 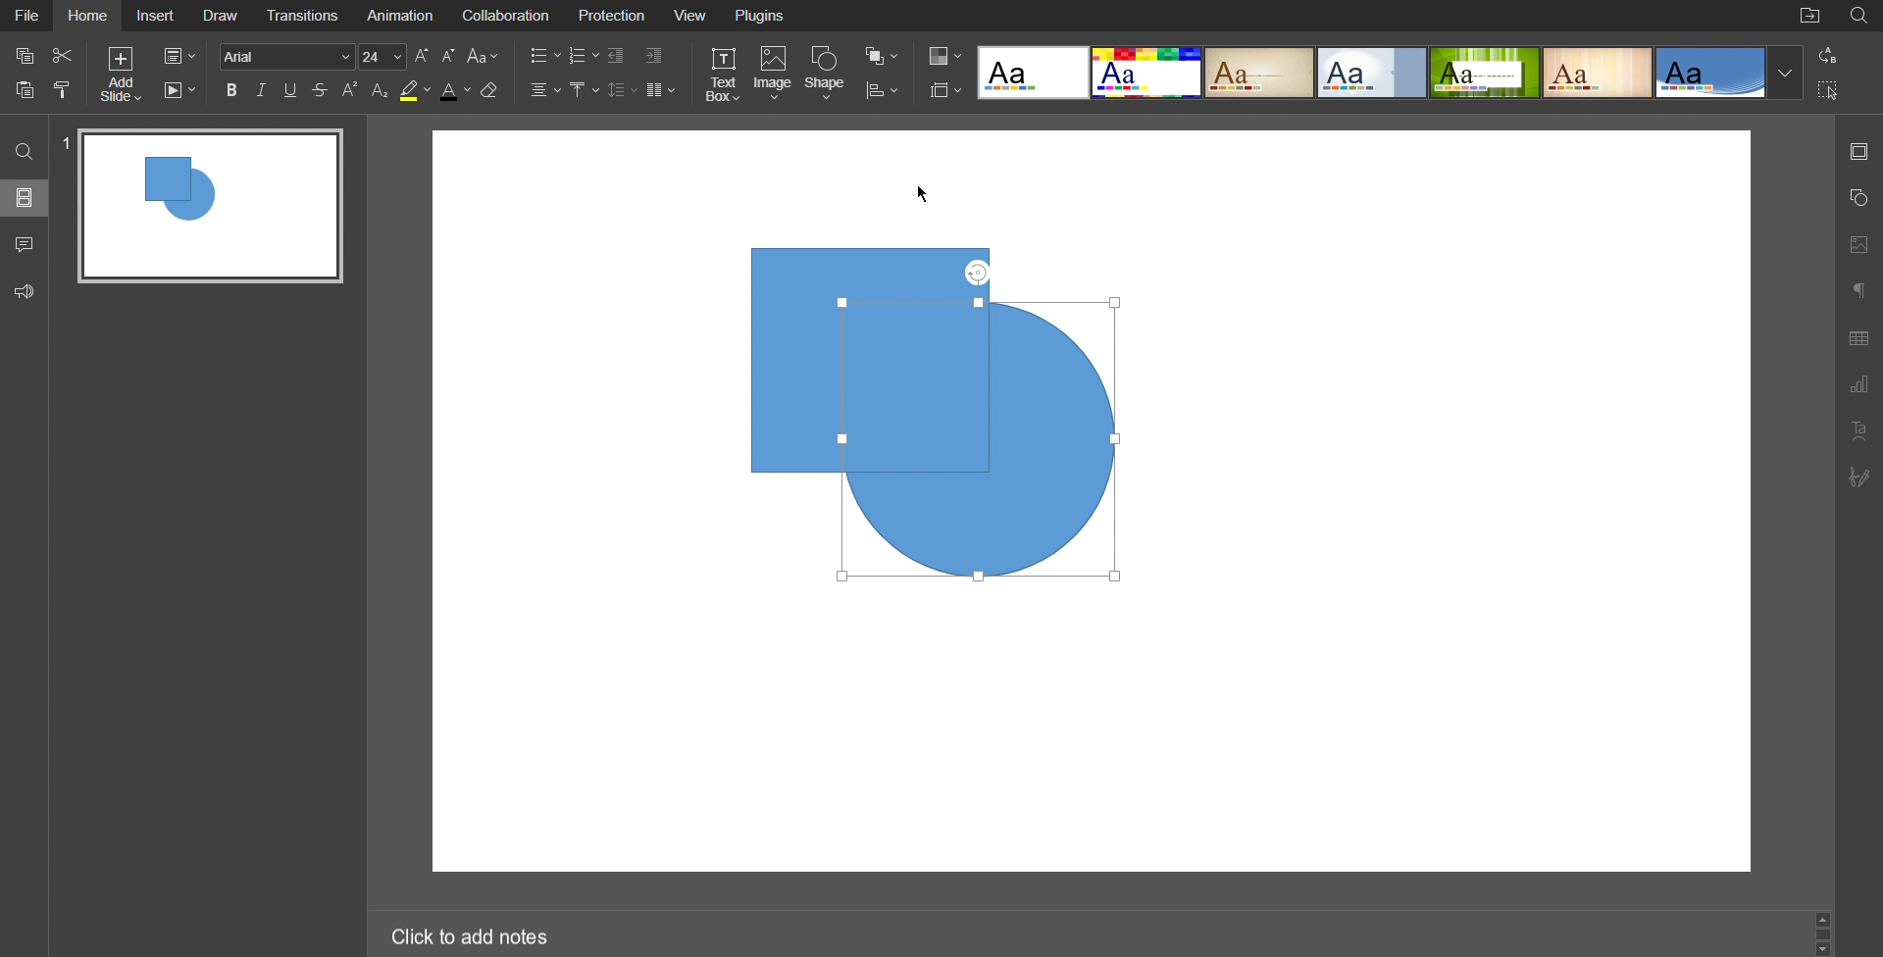 What do you see at coordinates (447, 56) in the screenshot?
I see `Decrease Font` at bounding box center [447, 56].